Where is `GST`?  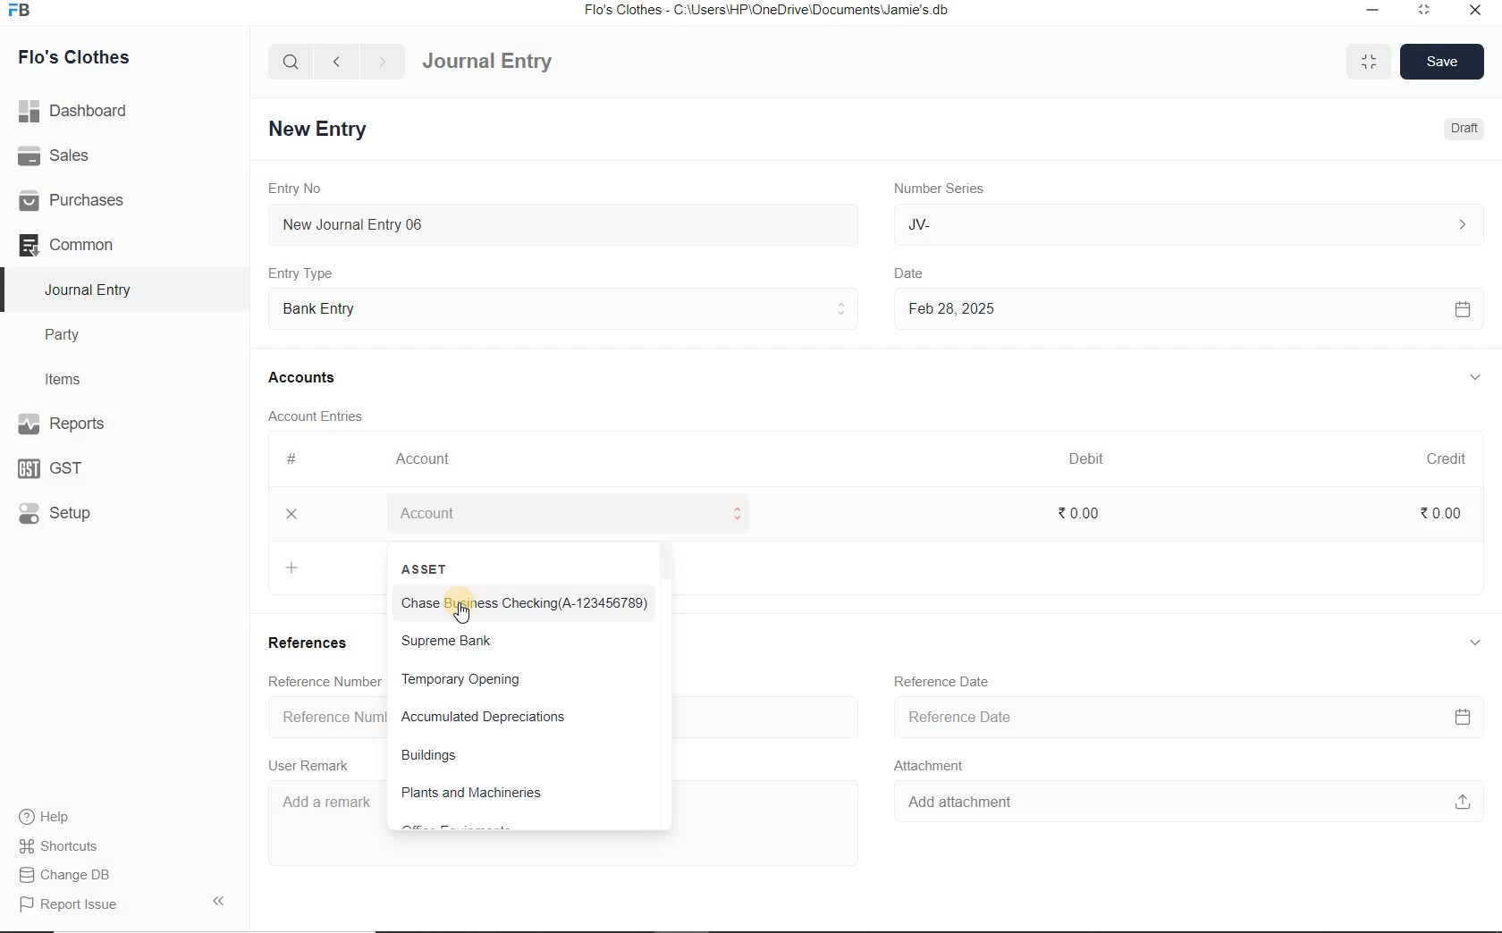 GST is located at coordinates (58, 466).